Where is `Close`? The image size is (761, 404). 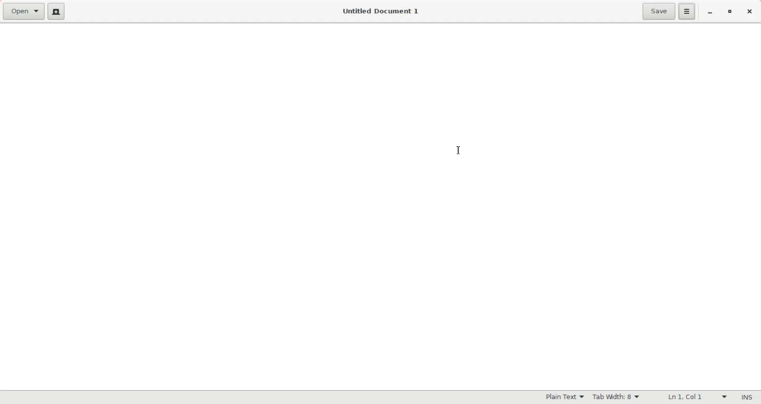 Close is located at coordinates (750, 12).